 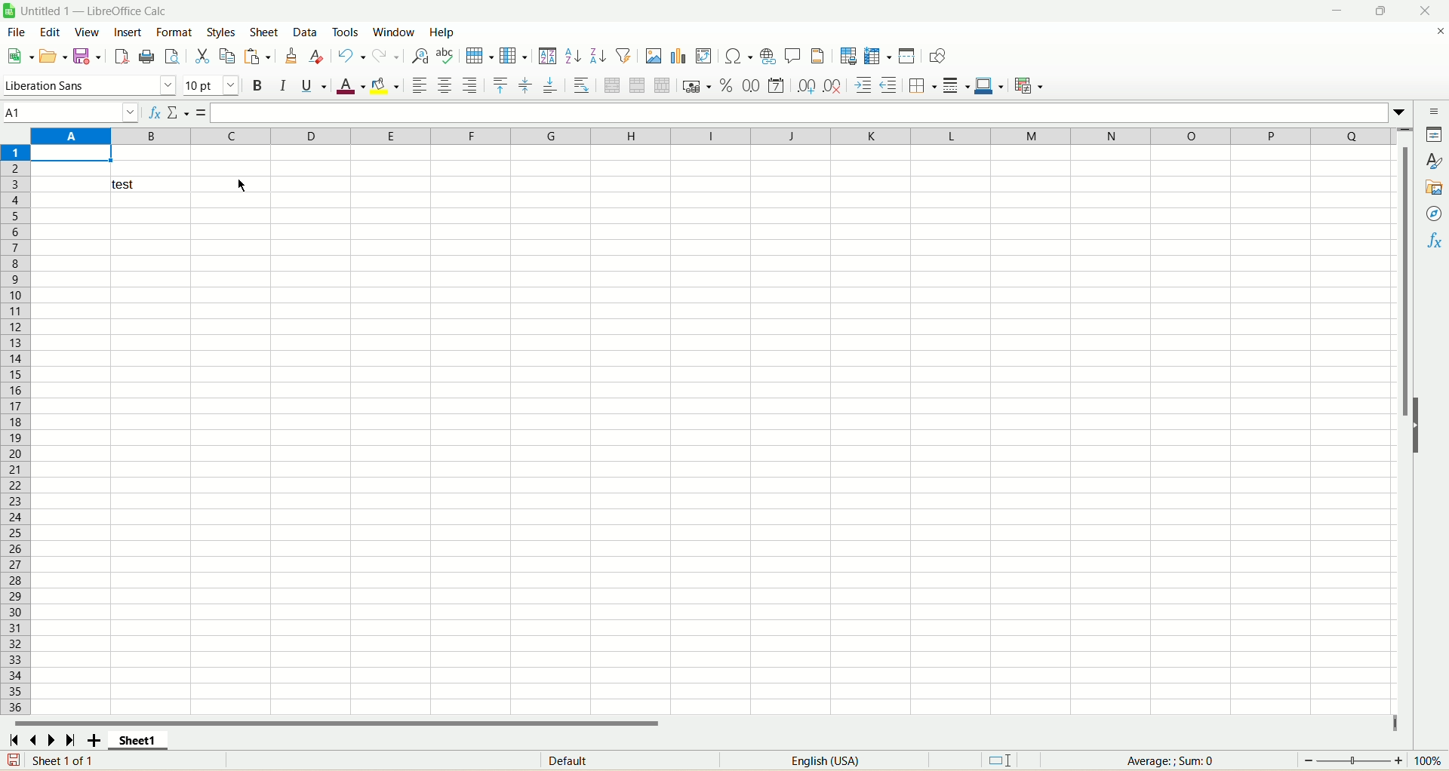 What do you see at coordinates (87, 32) in the screenshot?
I see `view` at bounding box center [87, 32].